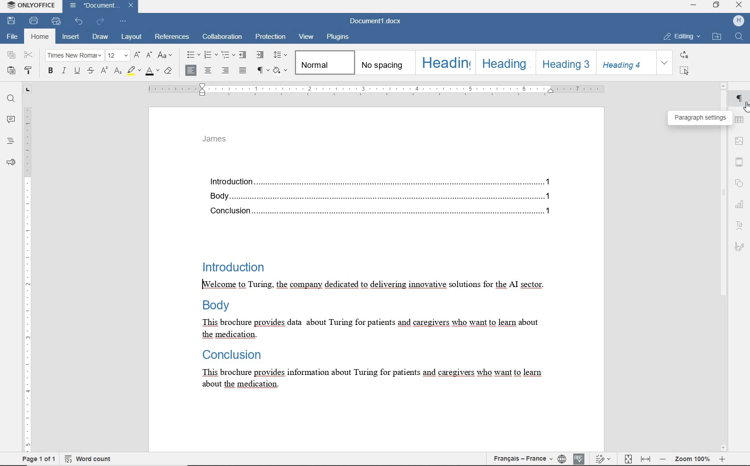 This screenshot has height=466, width=750. What do you see at coordinates (123, 21) in the screenshot?
I see `customize quick access toolbar` at bounding box center [123, 21].